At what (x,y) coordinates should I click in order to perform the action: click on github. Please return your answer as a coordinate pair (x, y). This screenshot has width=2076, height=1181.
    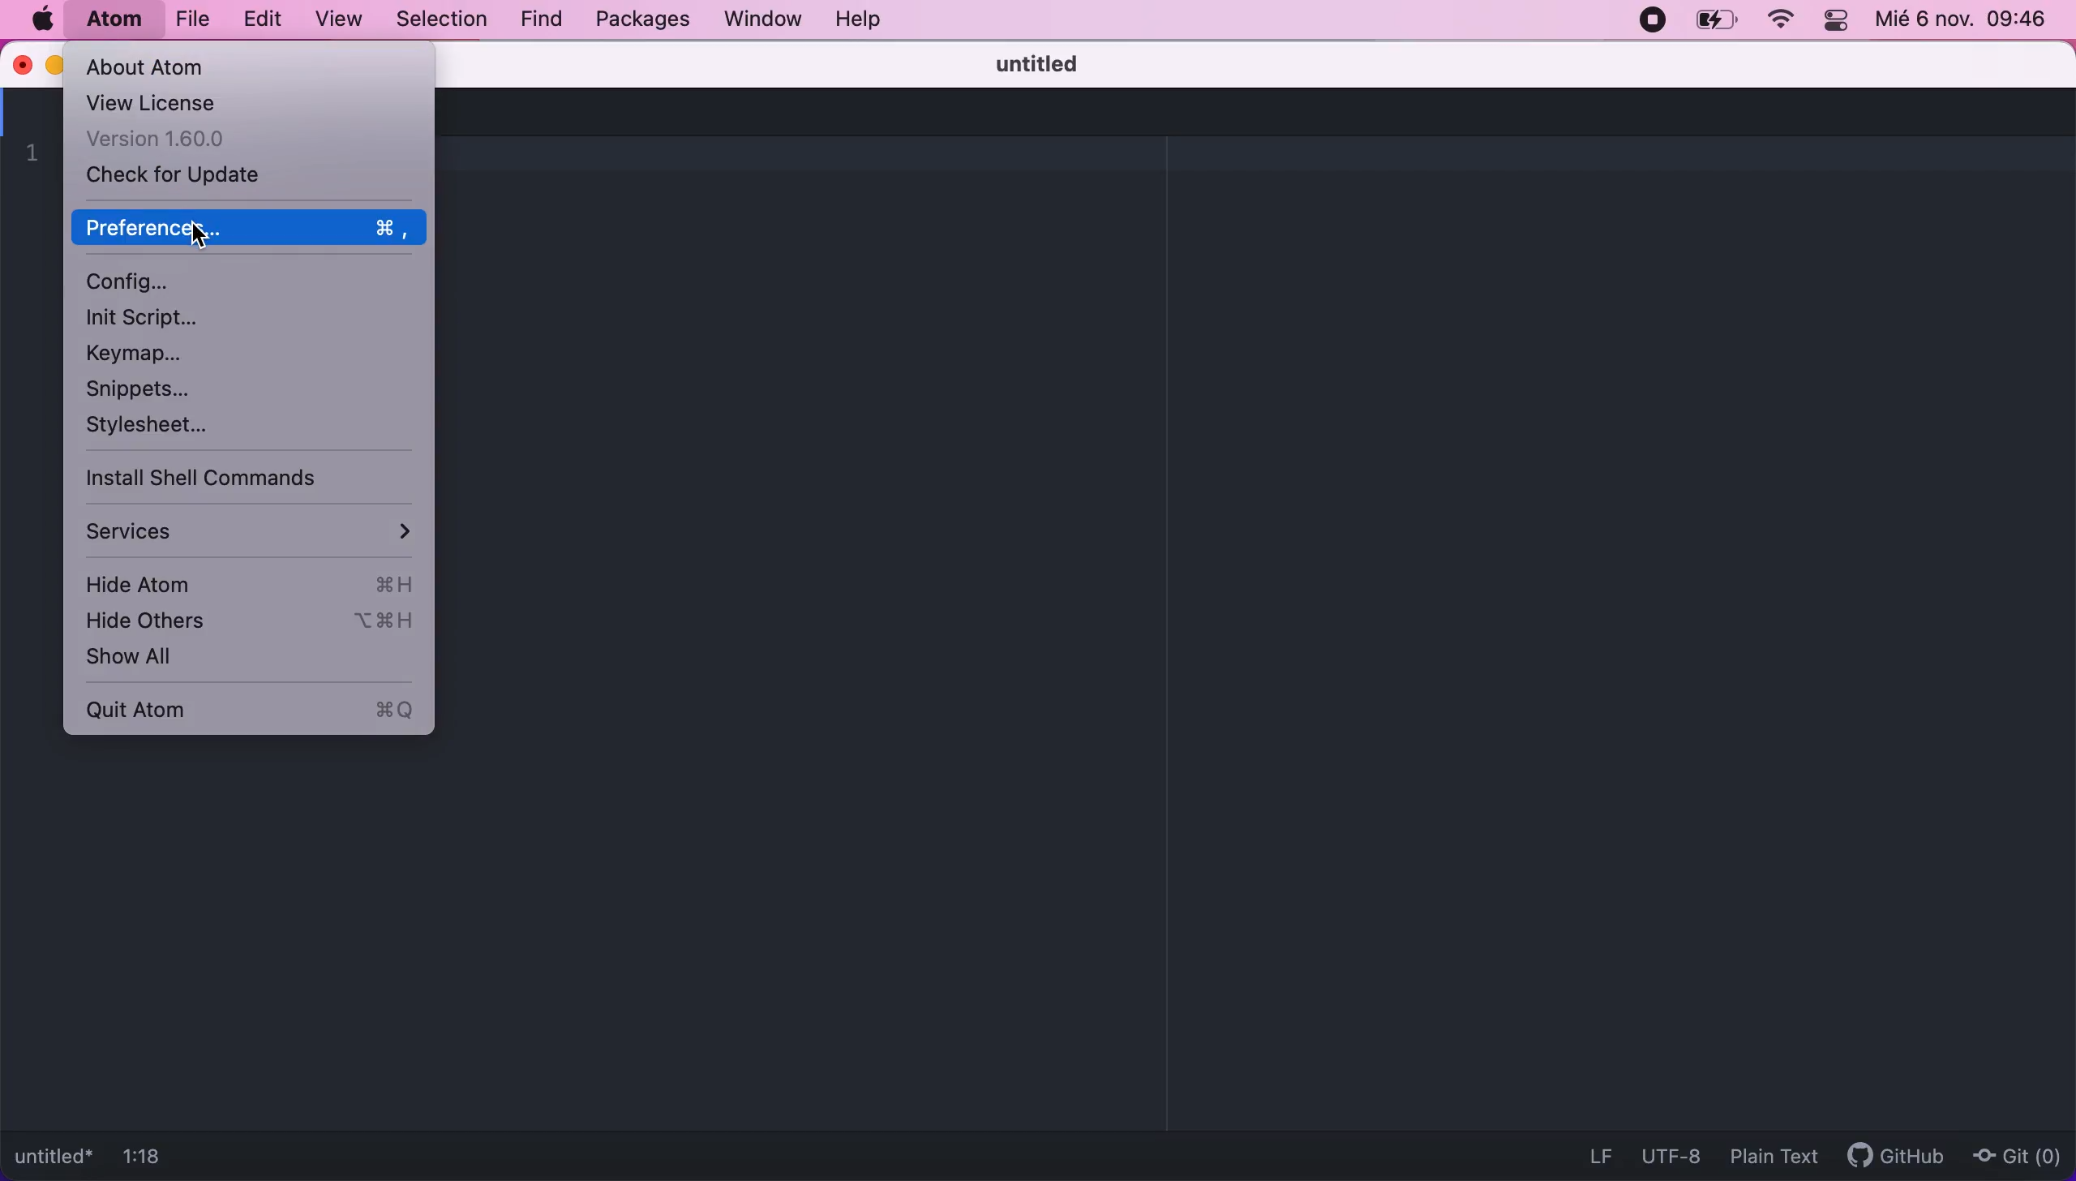
    Looking at the image, I should click on (1902, 1155).